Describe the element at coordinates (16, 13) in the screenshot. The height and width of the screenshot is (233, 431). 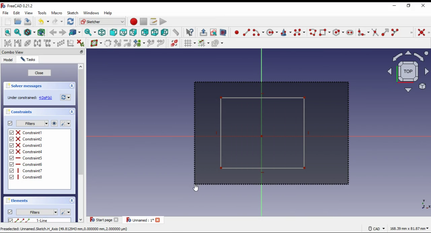
I see `edit` at that location.